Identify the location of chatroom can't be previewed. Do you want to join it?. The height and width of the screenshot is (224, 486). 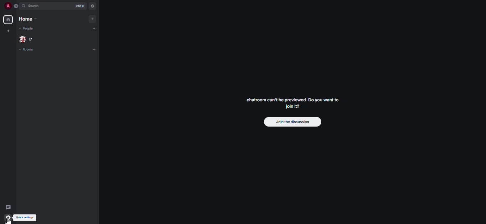
(294, 102).